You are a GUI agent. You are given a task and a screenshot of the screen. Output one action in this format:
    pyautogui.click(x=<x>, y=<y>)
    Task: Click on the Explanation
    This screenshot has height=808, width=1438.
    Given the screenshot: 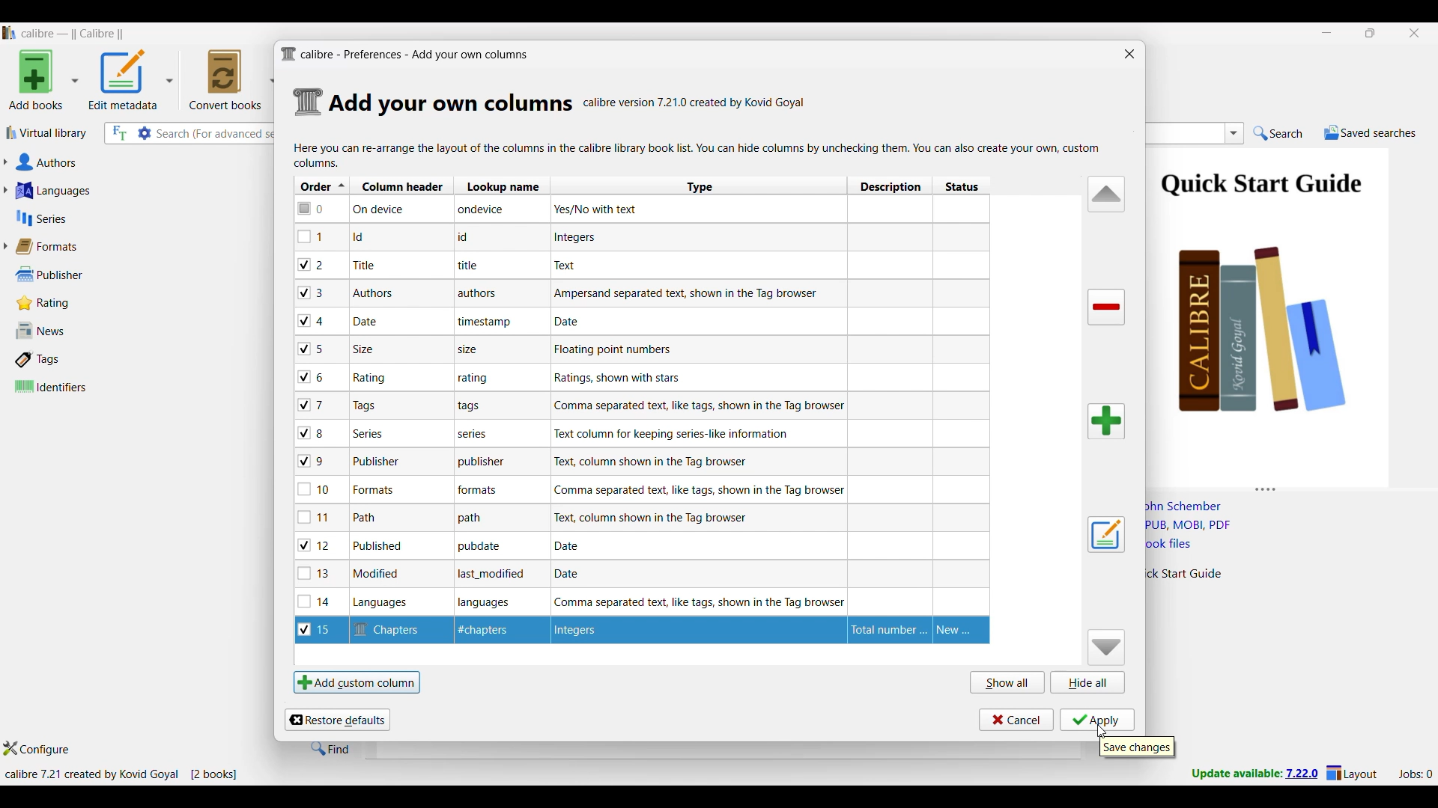 What is the action you would take?
    pyautogui.click(x=689, y=293)
    